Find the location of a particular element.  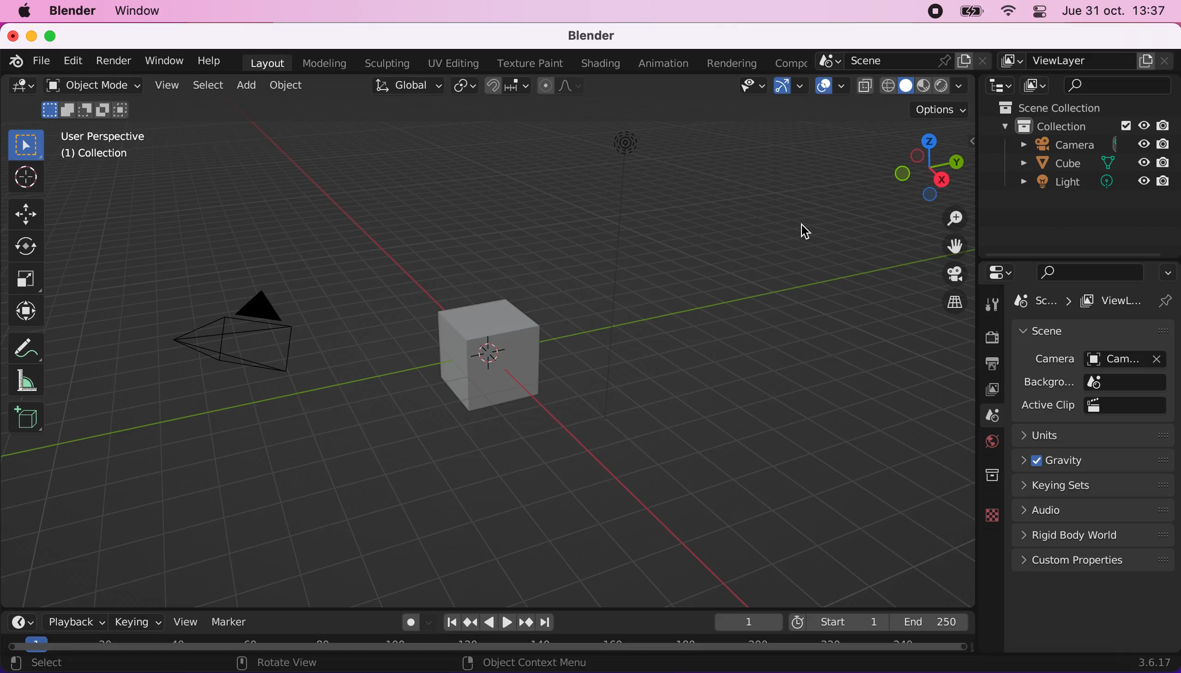

toggle x ray is located at coordinates (864, 86).